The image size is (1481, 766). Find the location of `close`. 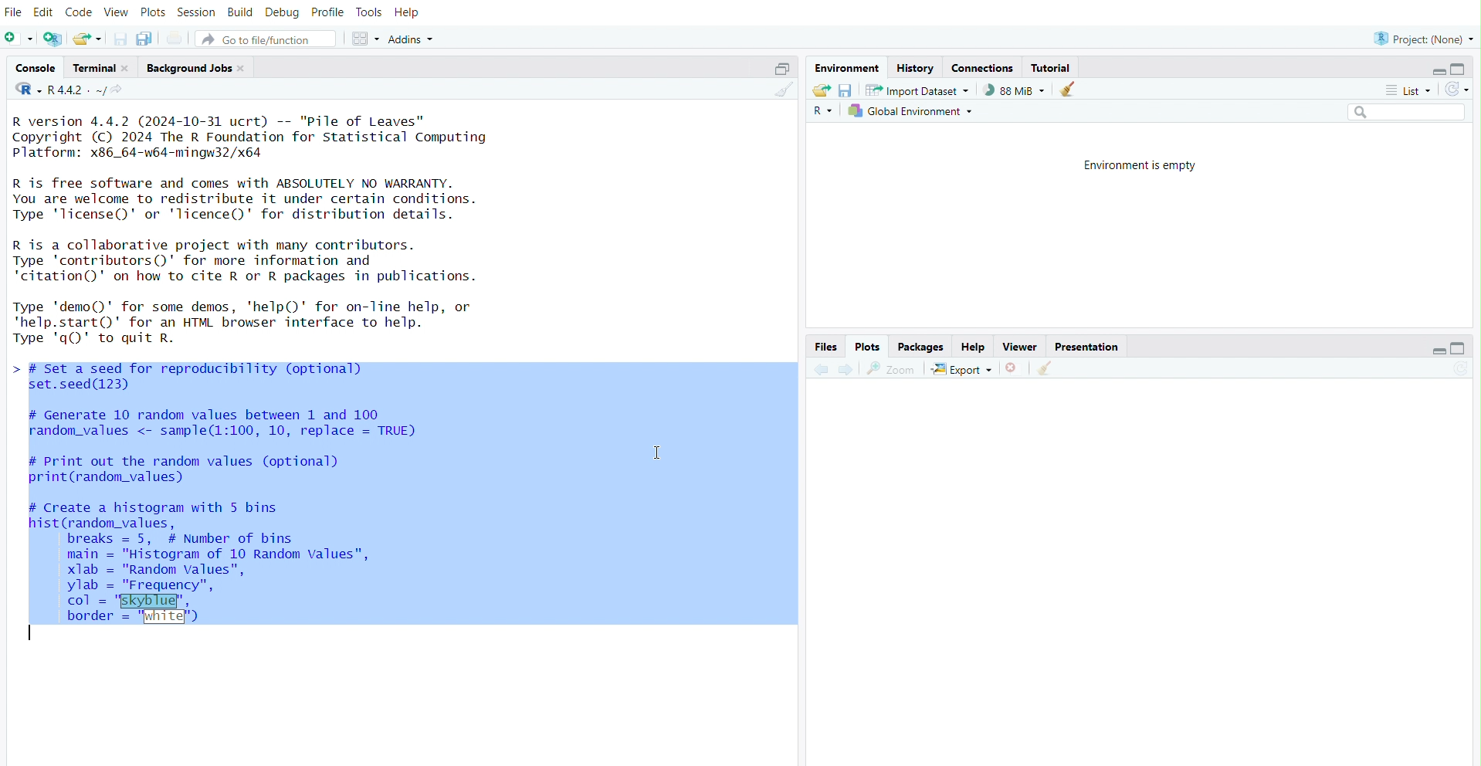

close is located at coordinates (129, 66).